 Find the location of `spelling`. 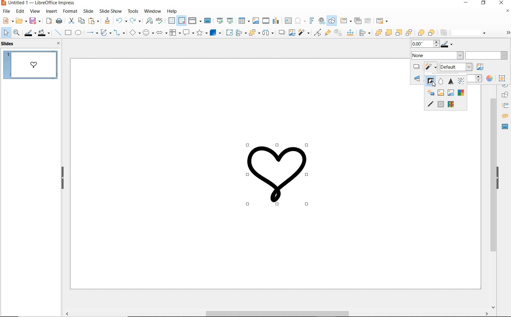

spelling is located at coordinates (160, 21).